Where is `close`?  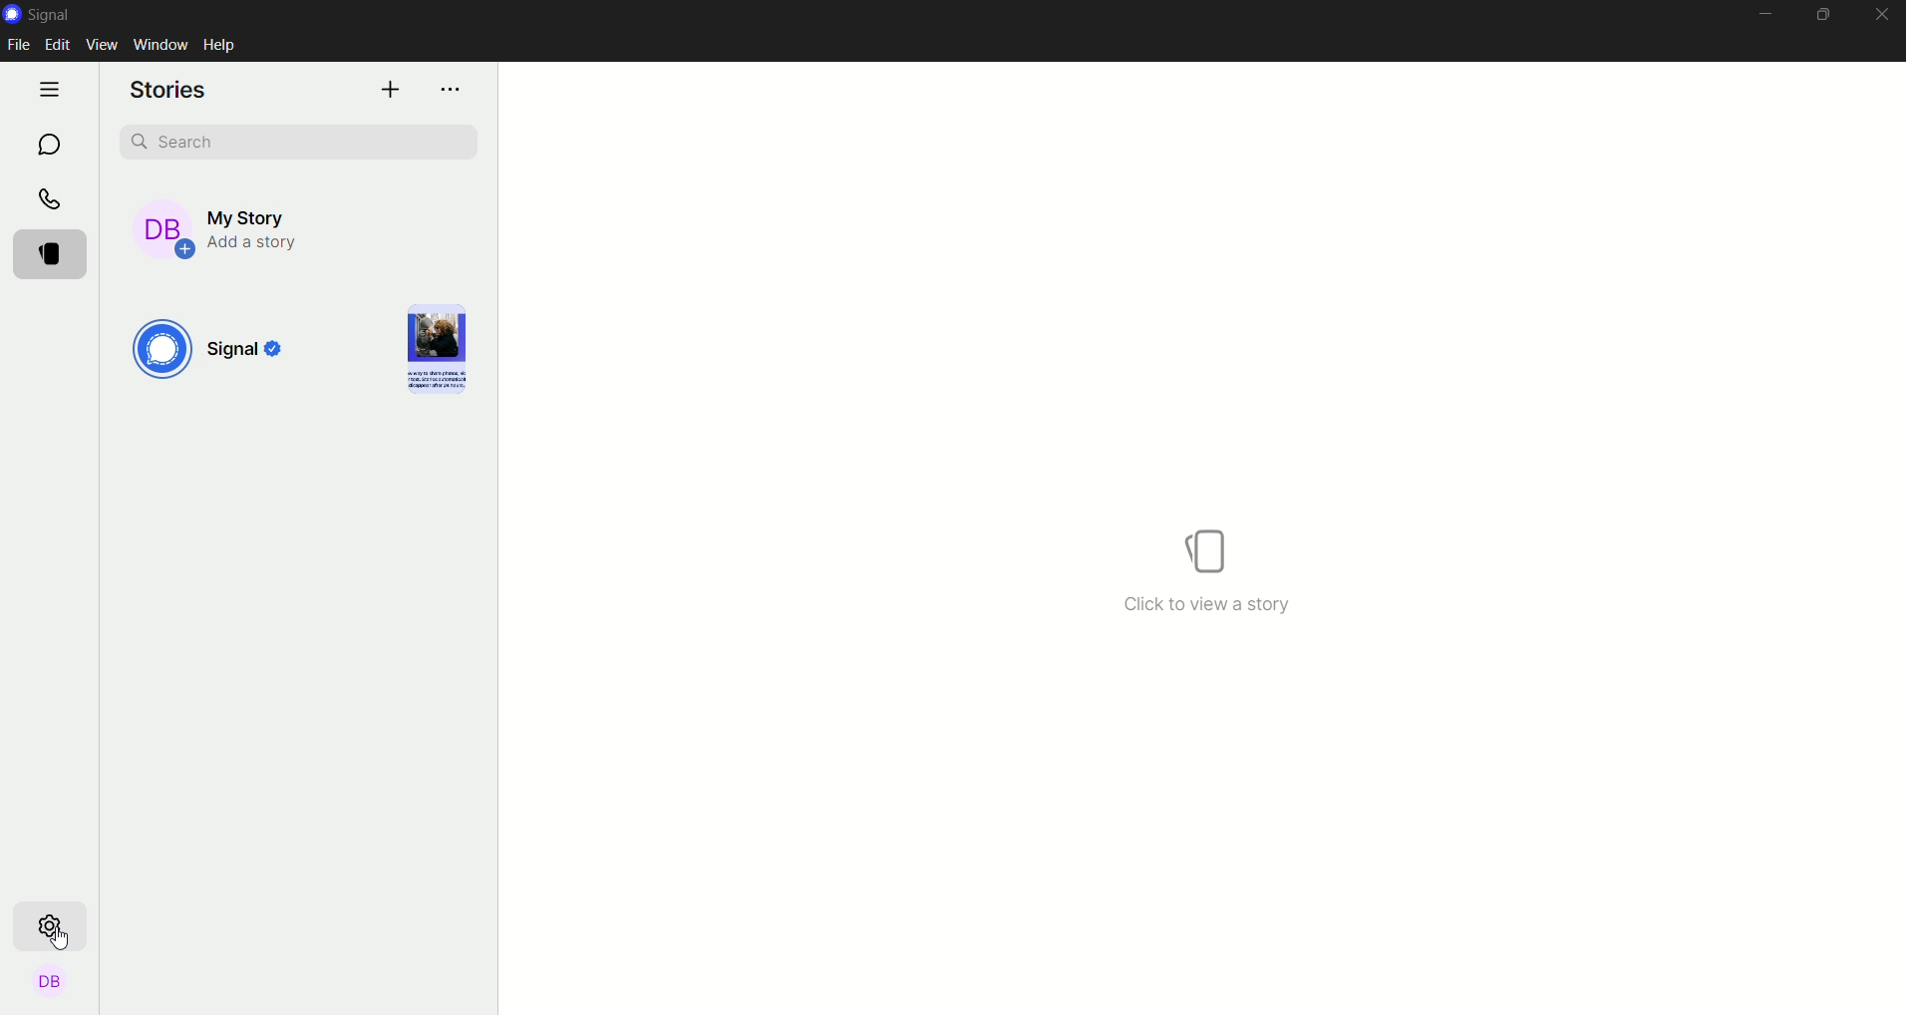 close is located at coordinates (1881, 17).